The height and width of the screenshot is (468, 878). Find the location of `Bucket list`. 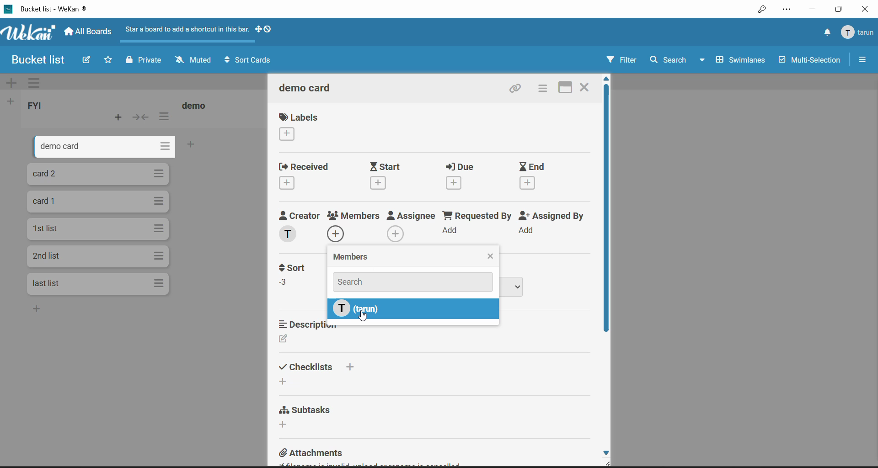

Bucket list is located at coordinates (37, 59).